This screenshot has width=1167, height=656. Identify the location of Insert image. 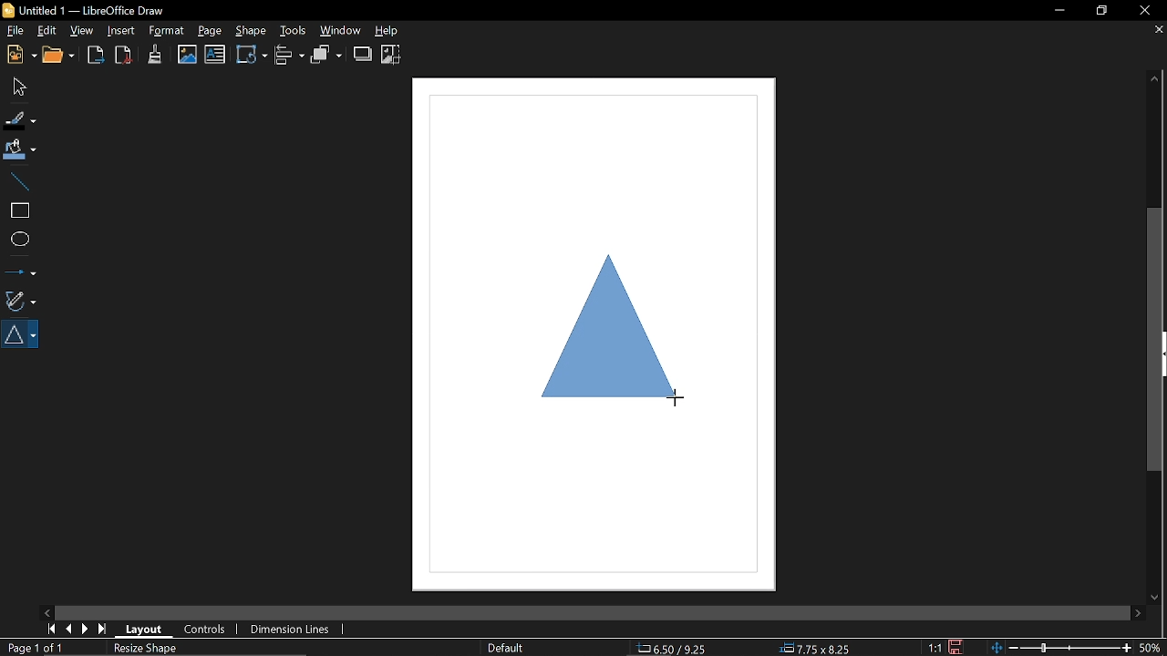
(188, 55).